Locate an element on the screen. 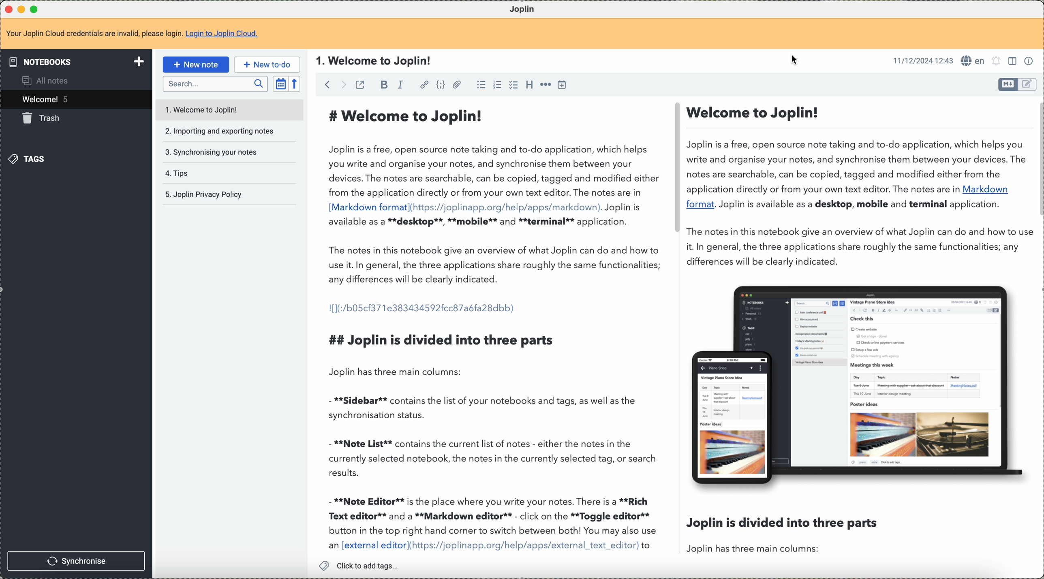  Joplin is located at coordinates (528, 8).